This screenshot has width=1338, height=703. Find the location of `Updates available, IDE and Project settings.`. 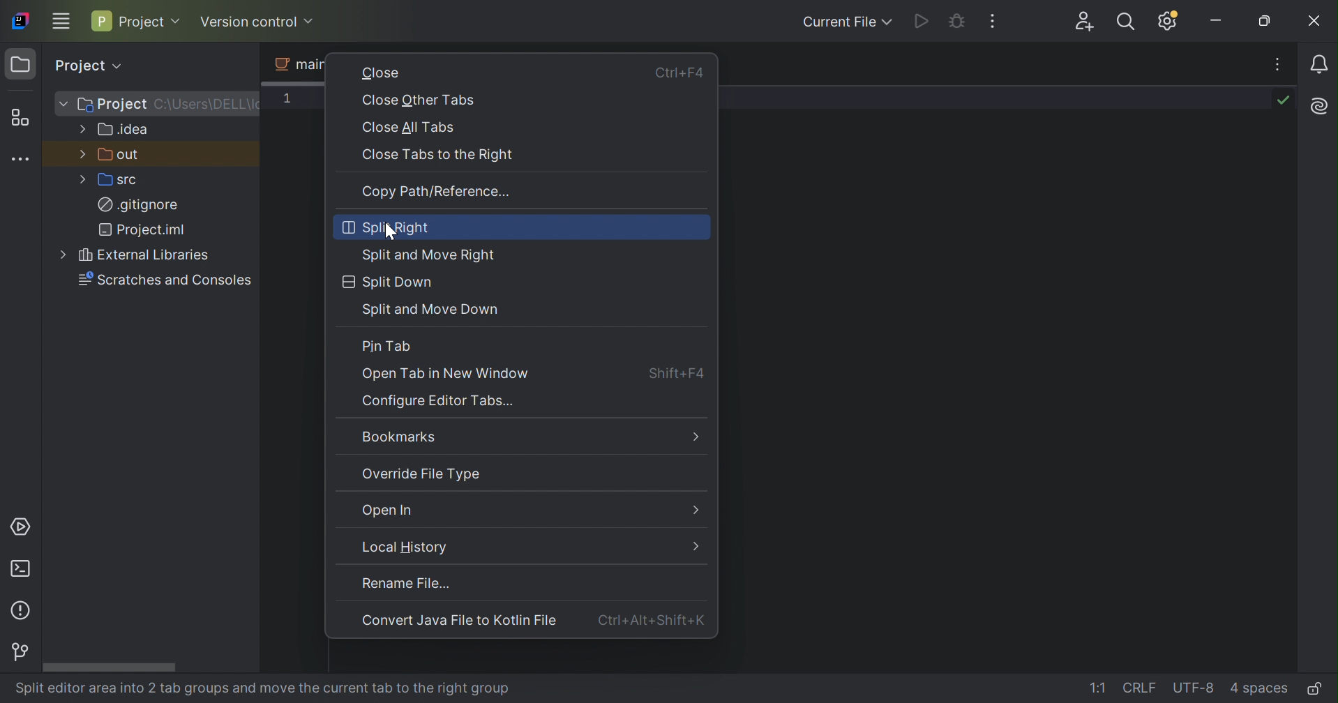

Updates available, IDE and Project settings. is located at coordinates (1168, 20).